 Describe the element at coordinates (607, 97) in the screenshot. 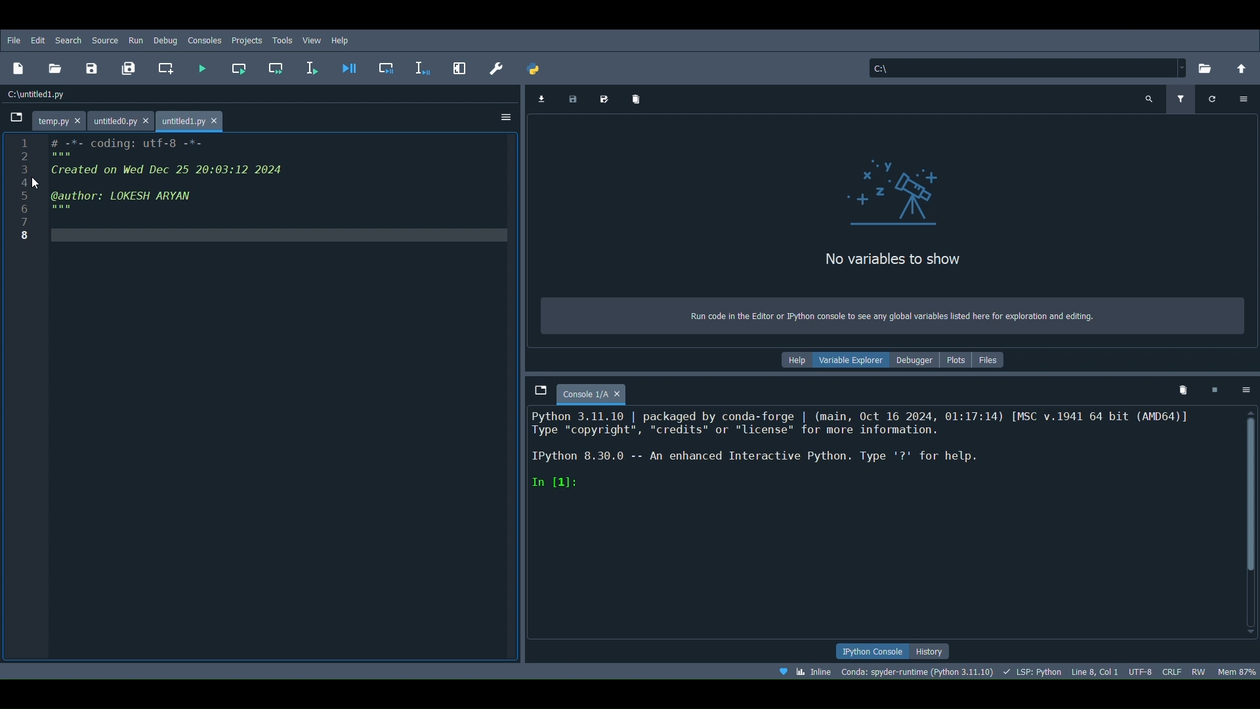

I see `Save data as` at that location.